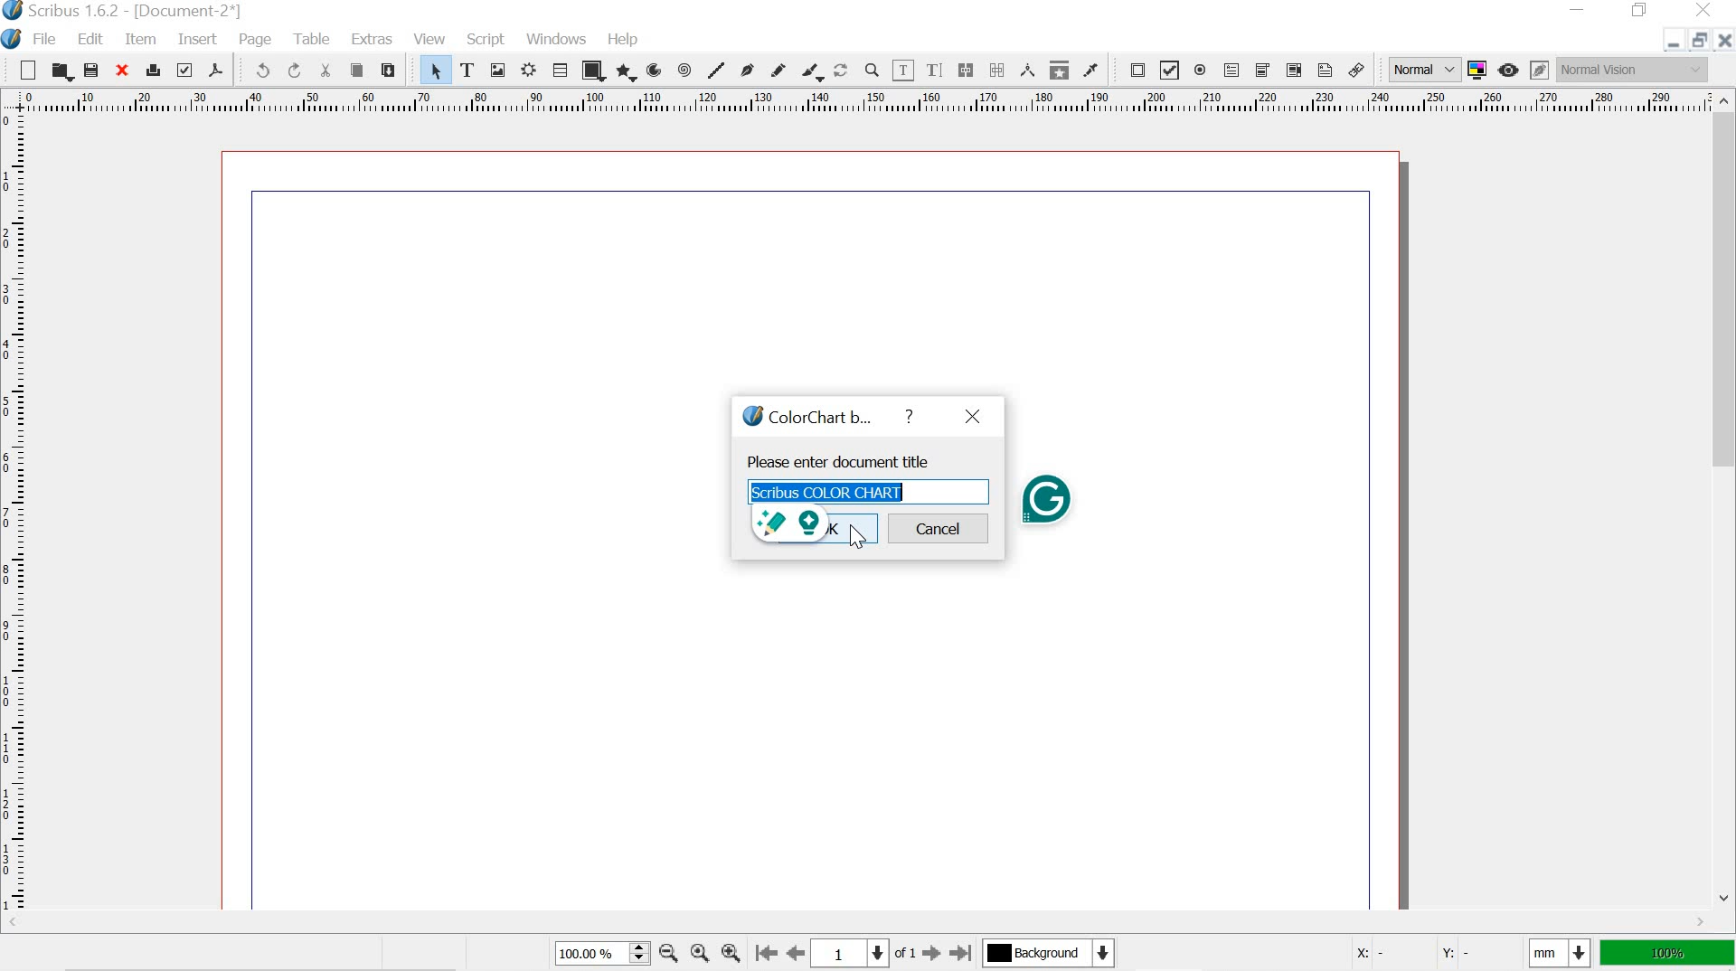 The width and height of the screenshot is (1736, 971). I want to click on image frame, so click(498, 69).